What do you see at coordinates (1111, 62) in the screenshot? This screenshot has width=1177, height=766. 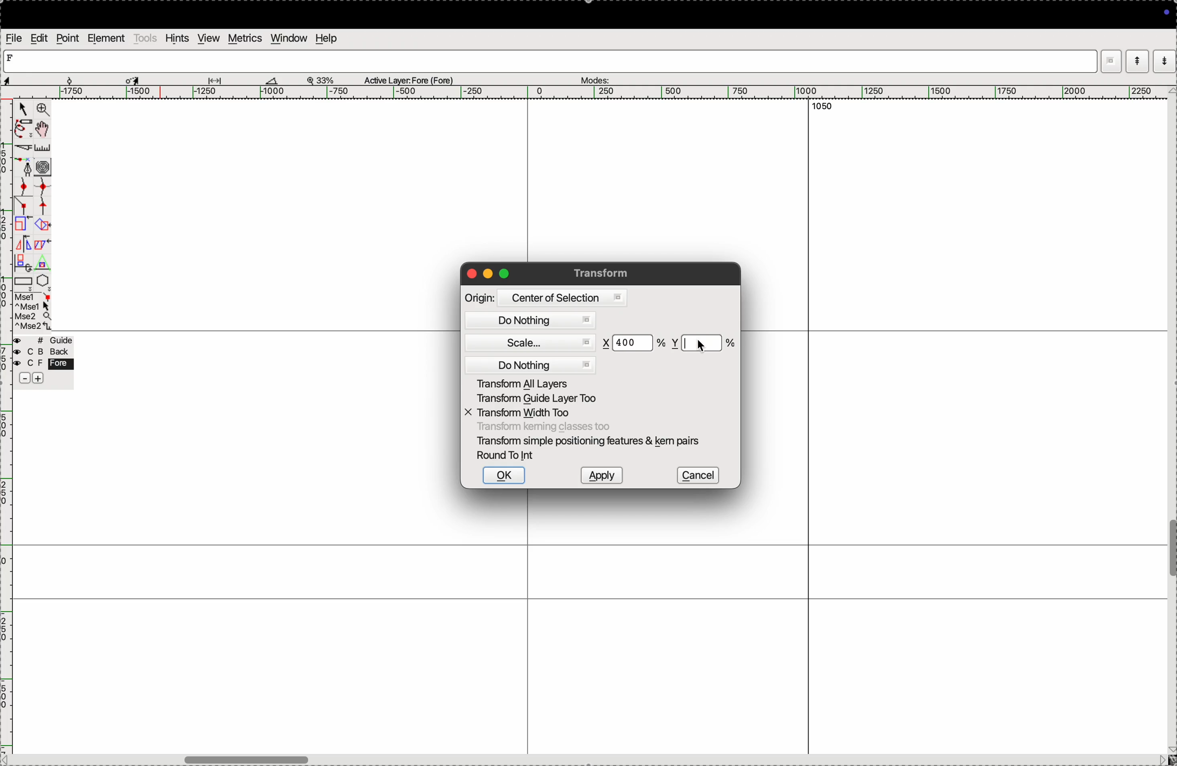 I see `window mode` at bounding box center [1111, 62].